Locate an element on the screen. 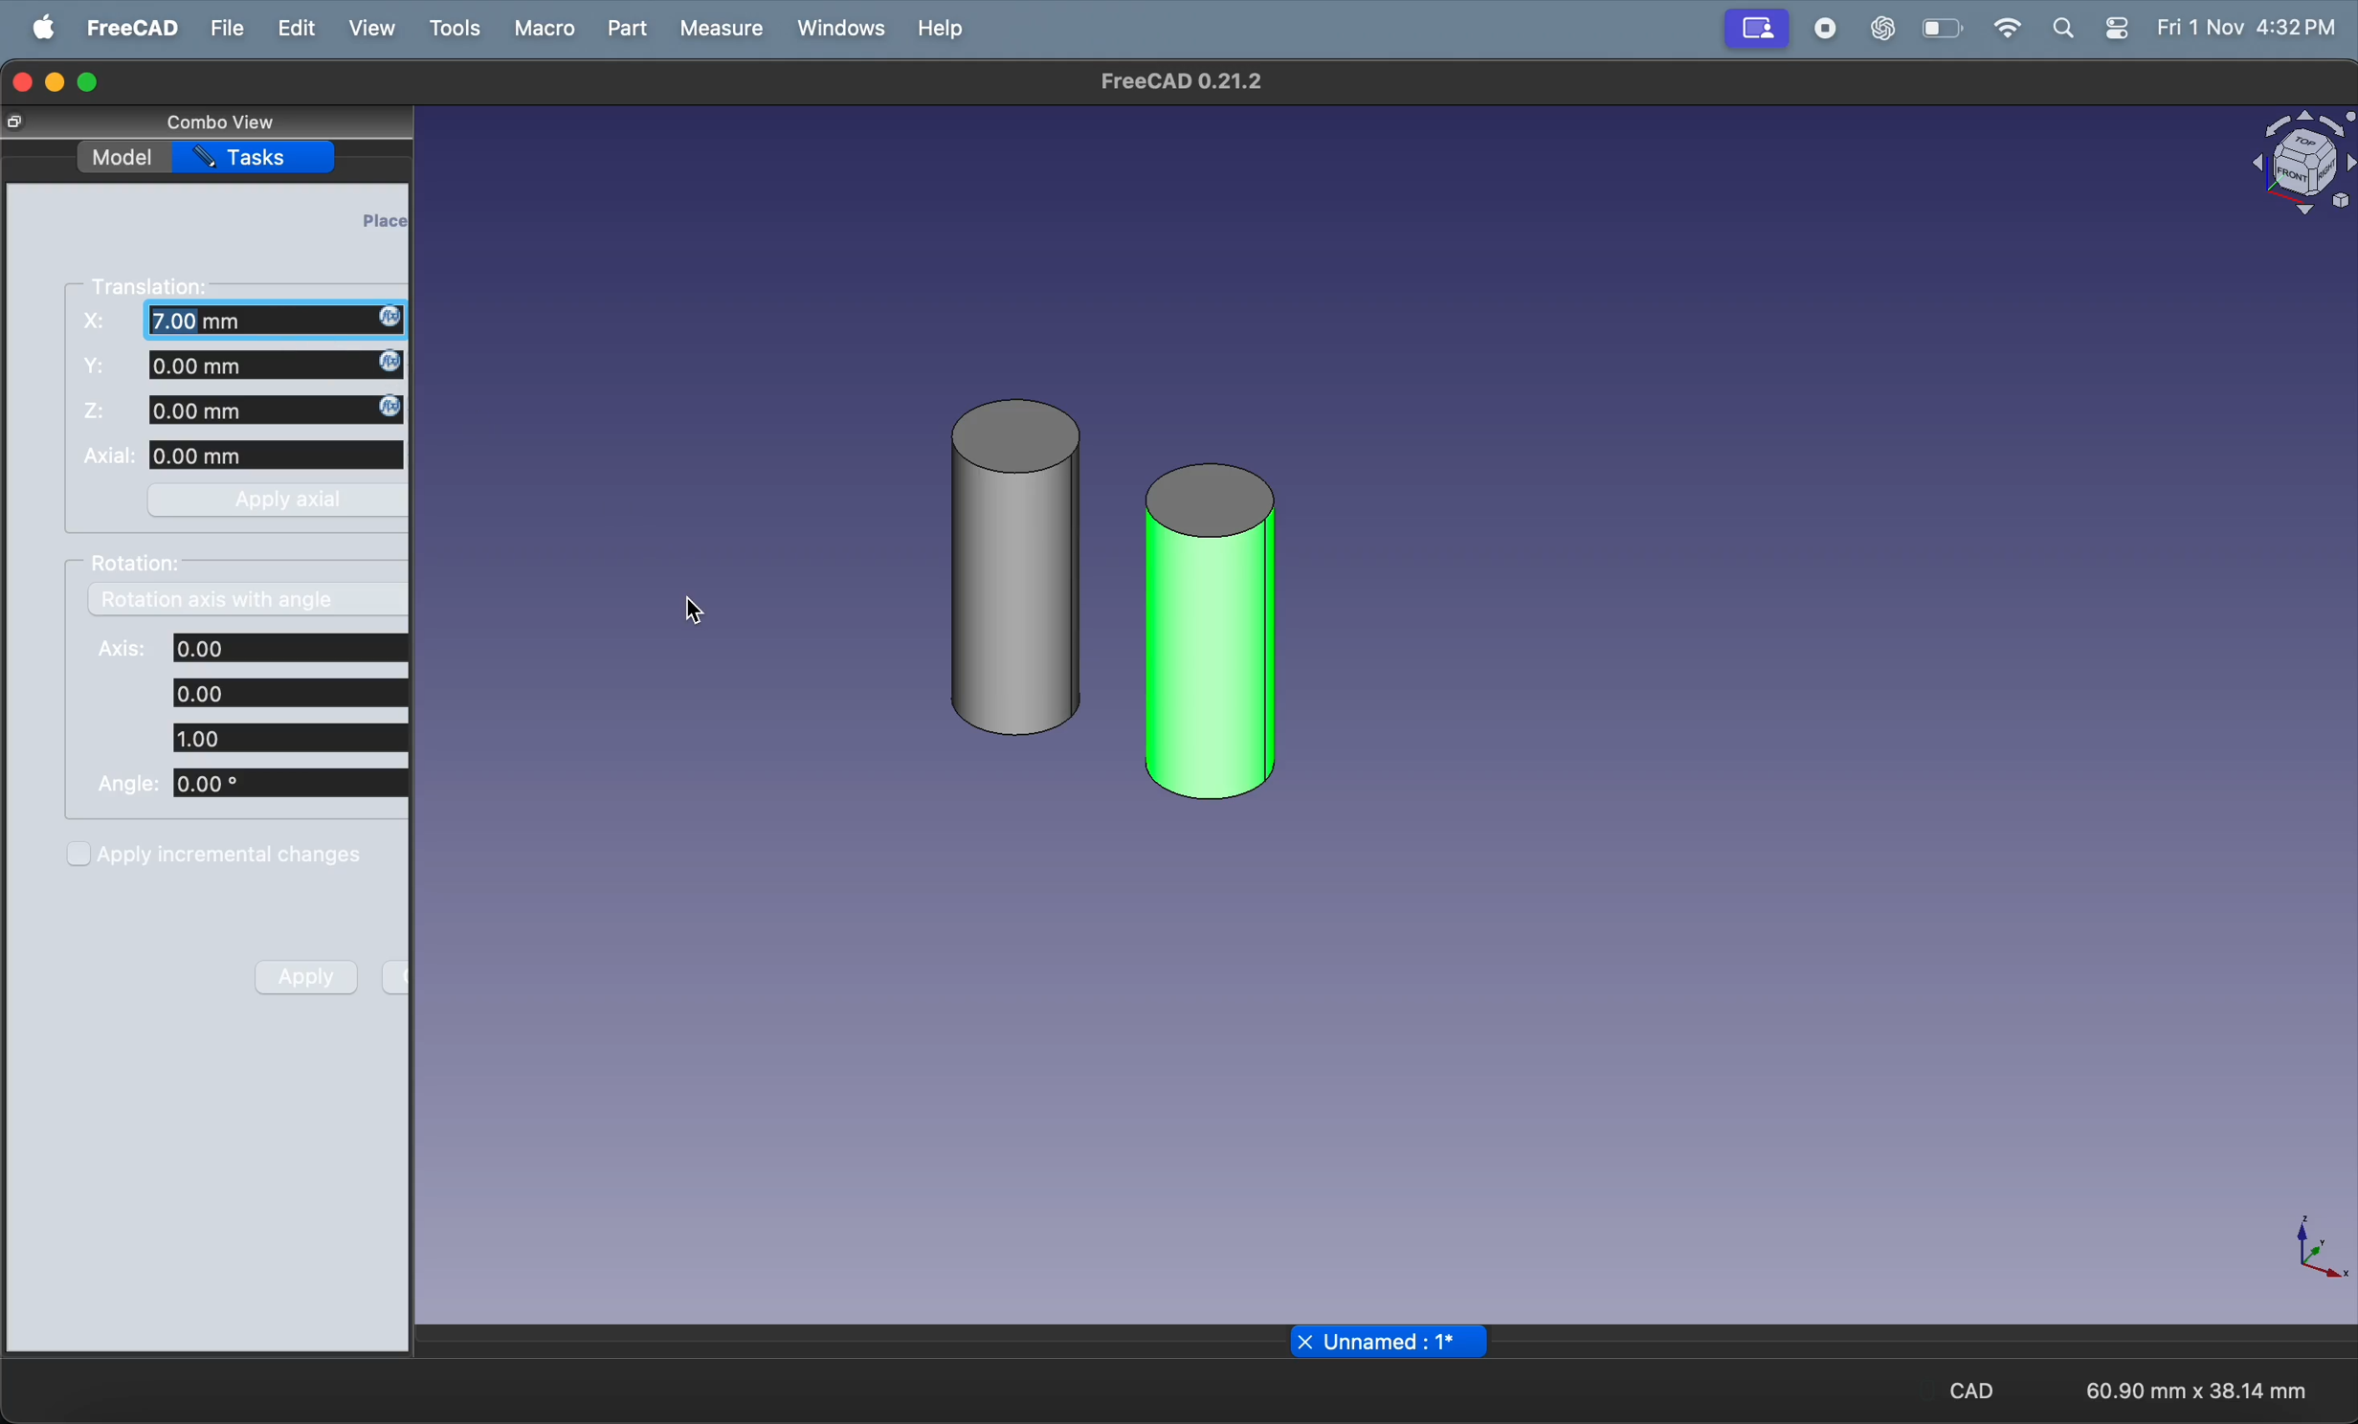 This screenshot has height=1424, width=2358. apple widgets is located at coordinates (2090, 31).